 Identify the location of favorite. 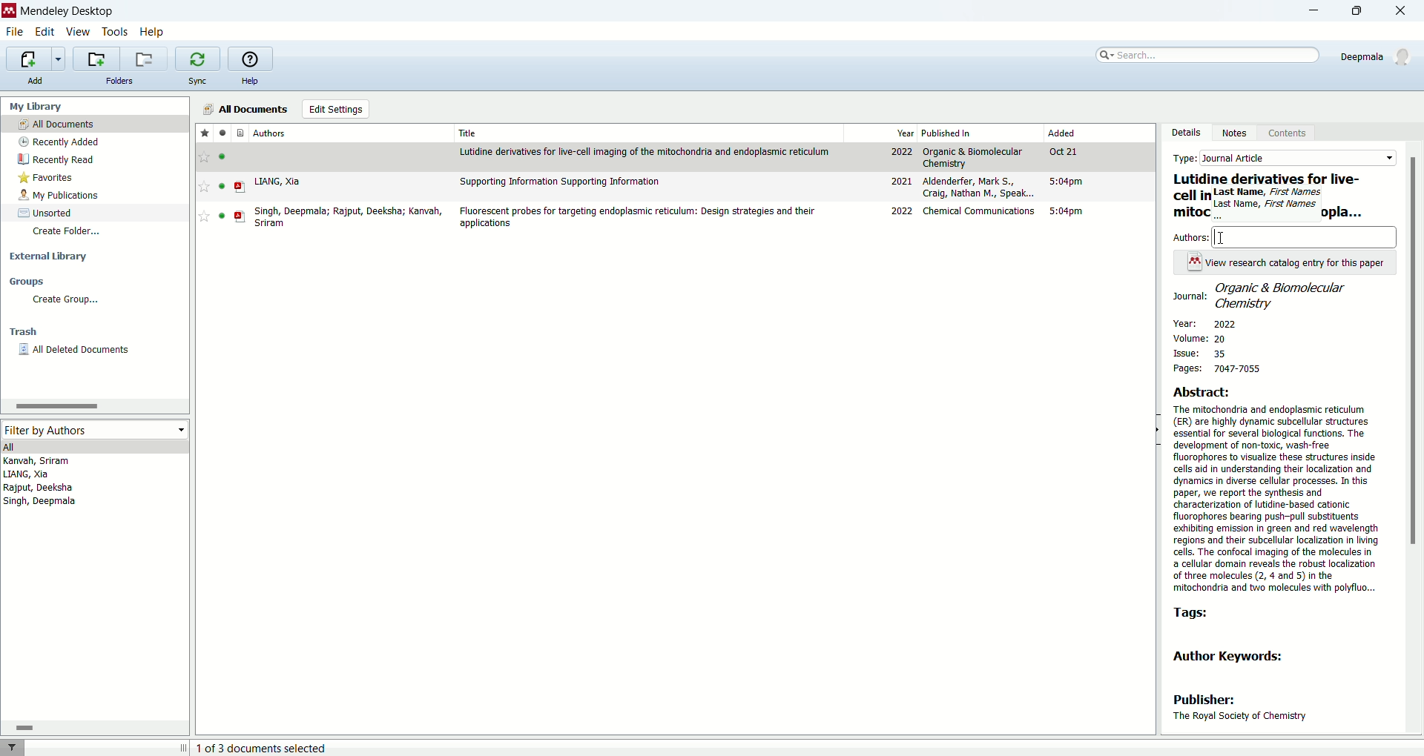
(202, 133).